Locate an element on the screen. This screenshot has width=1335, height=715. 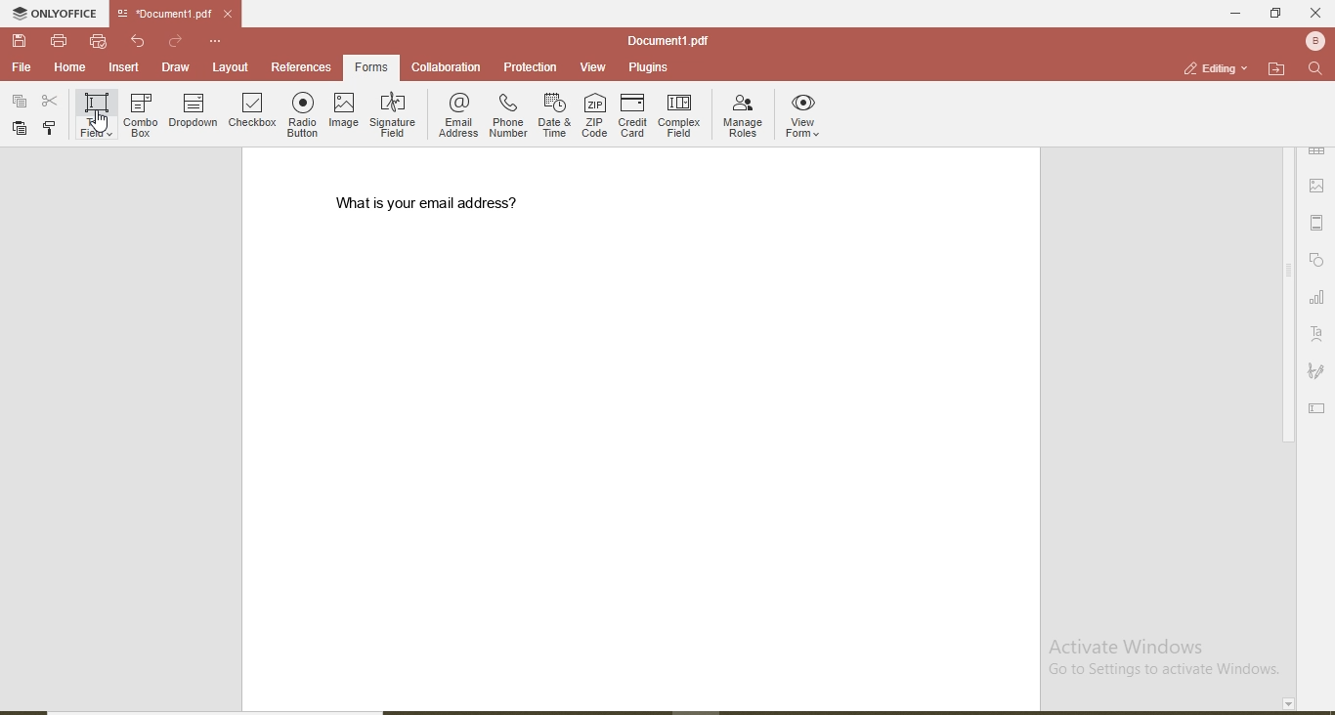
view forms is located at coordinates (806, 118).